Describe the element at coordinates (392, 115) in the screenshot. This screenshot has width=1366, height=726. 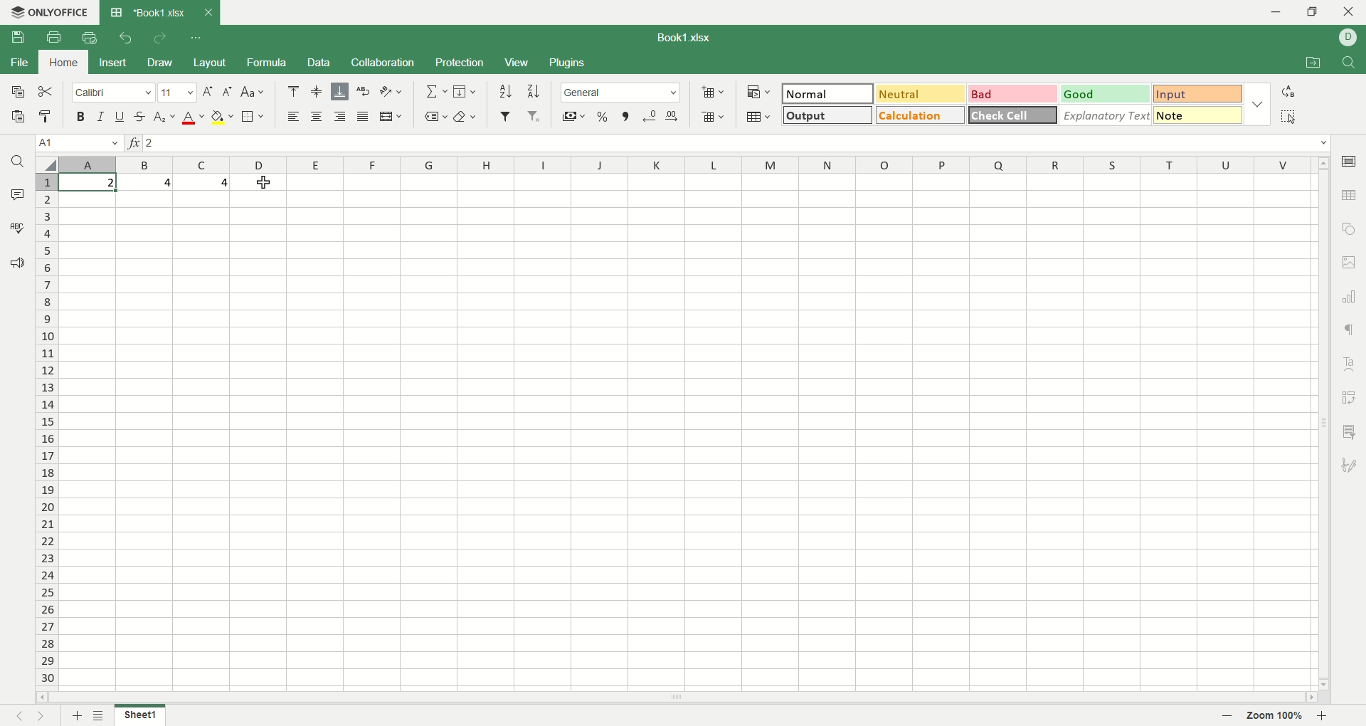
I see `merge and center` at that location.